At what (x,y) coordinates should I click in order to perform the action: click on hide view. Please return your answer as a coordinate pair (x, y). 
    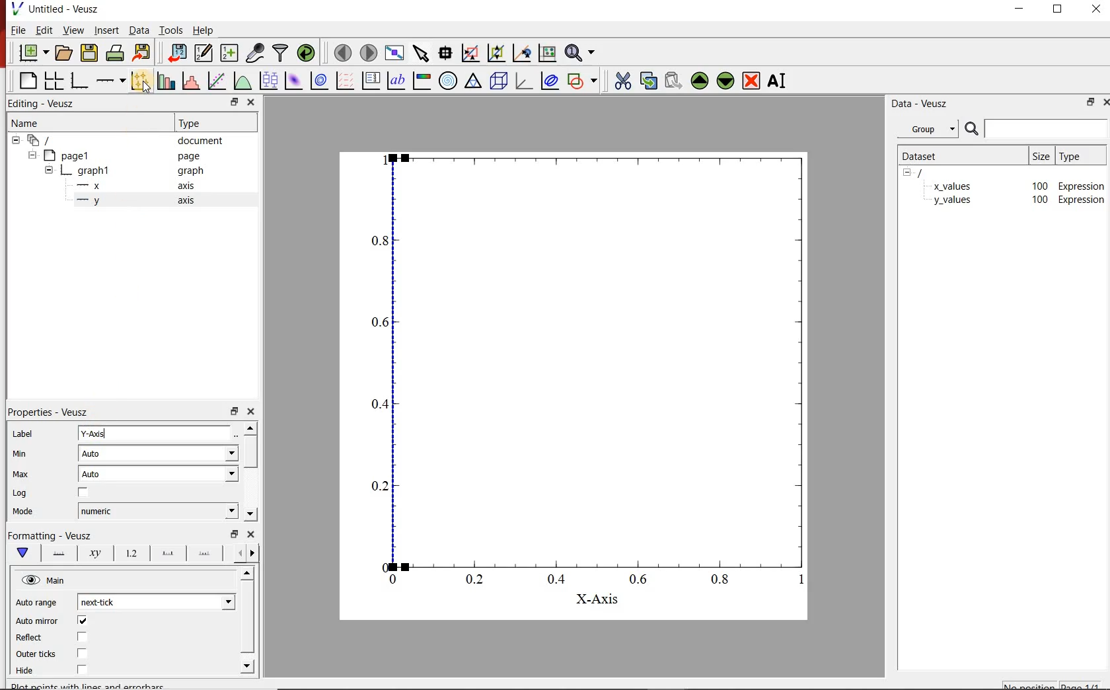
    Looking at the image, I should click on (45, 579).